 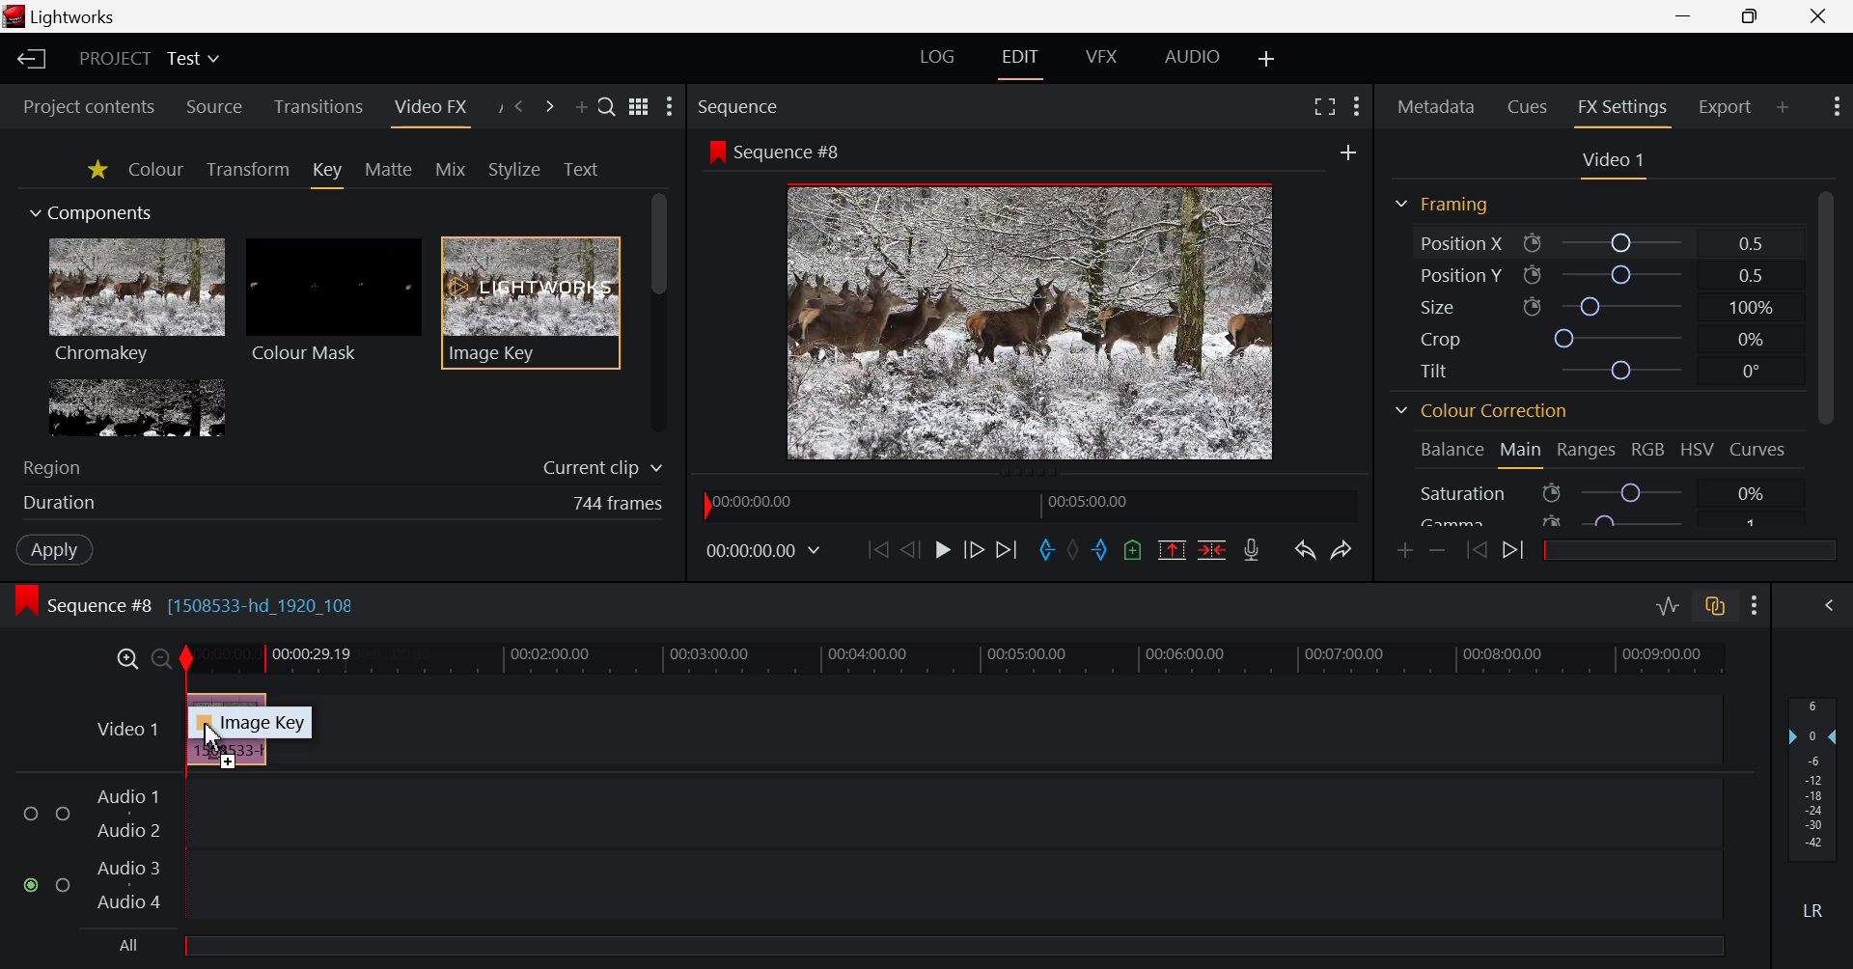 I want to click on Transform, so click(x=245, y=171).